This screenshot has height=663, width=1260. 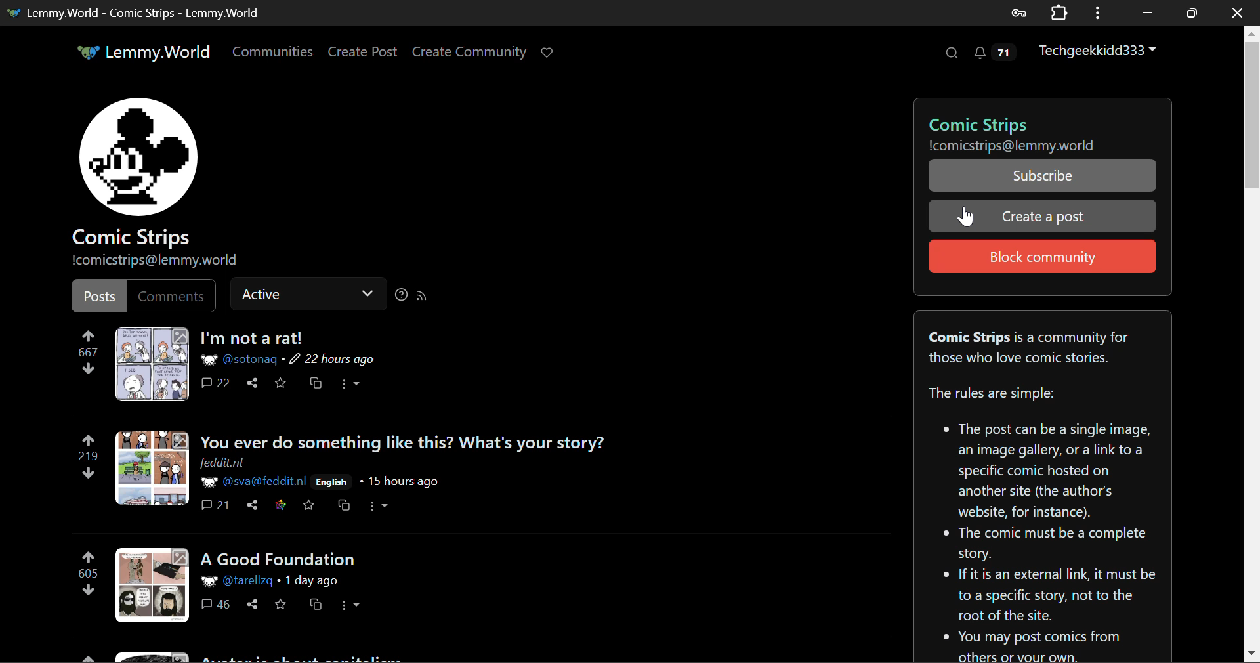 I want to click on English, so click(x=331, y=482).